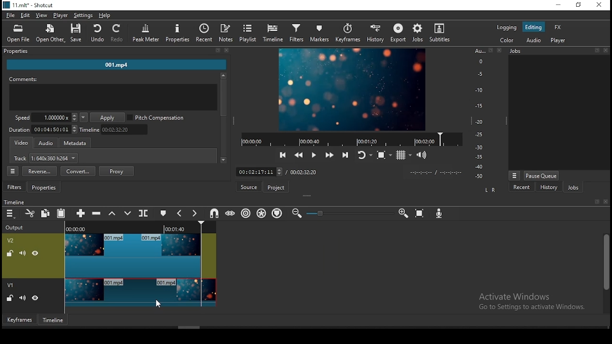 This screenshot has width=612, height=344. What do you see at coordinates (436, 172) in the screenshot?
I see `TIME` at bounding box center [436, 172].